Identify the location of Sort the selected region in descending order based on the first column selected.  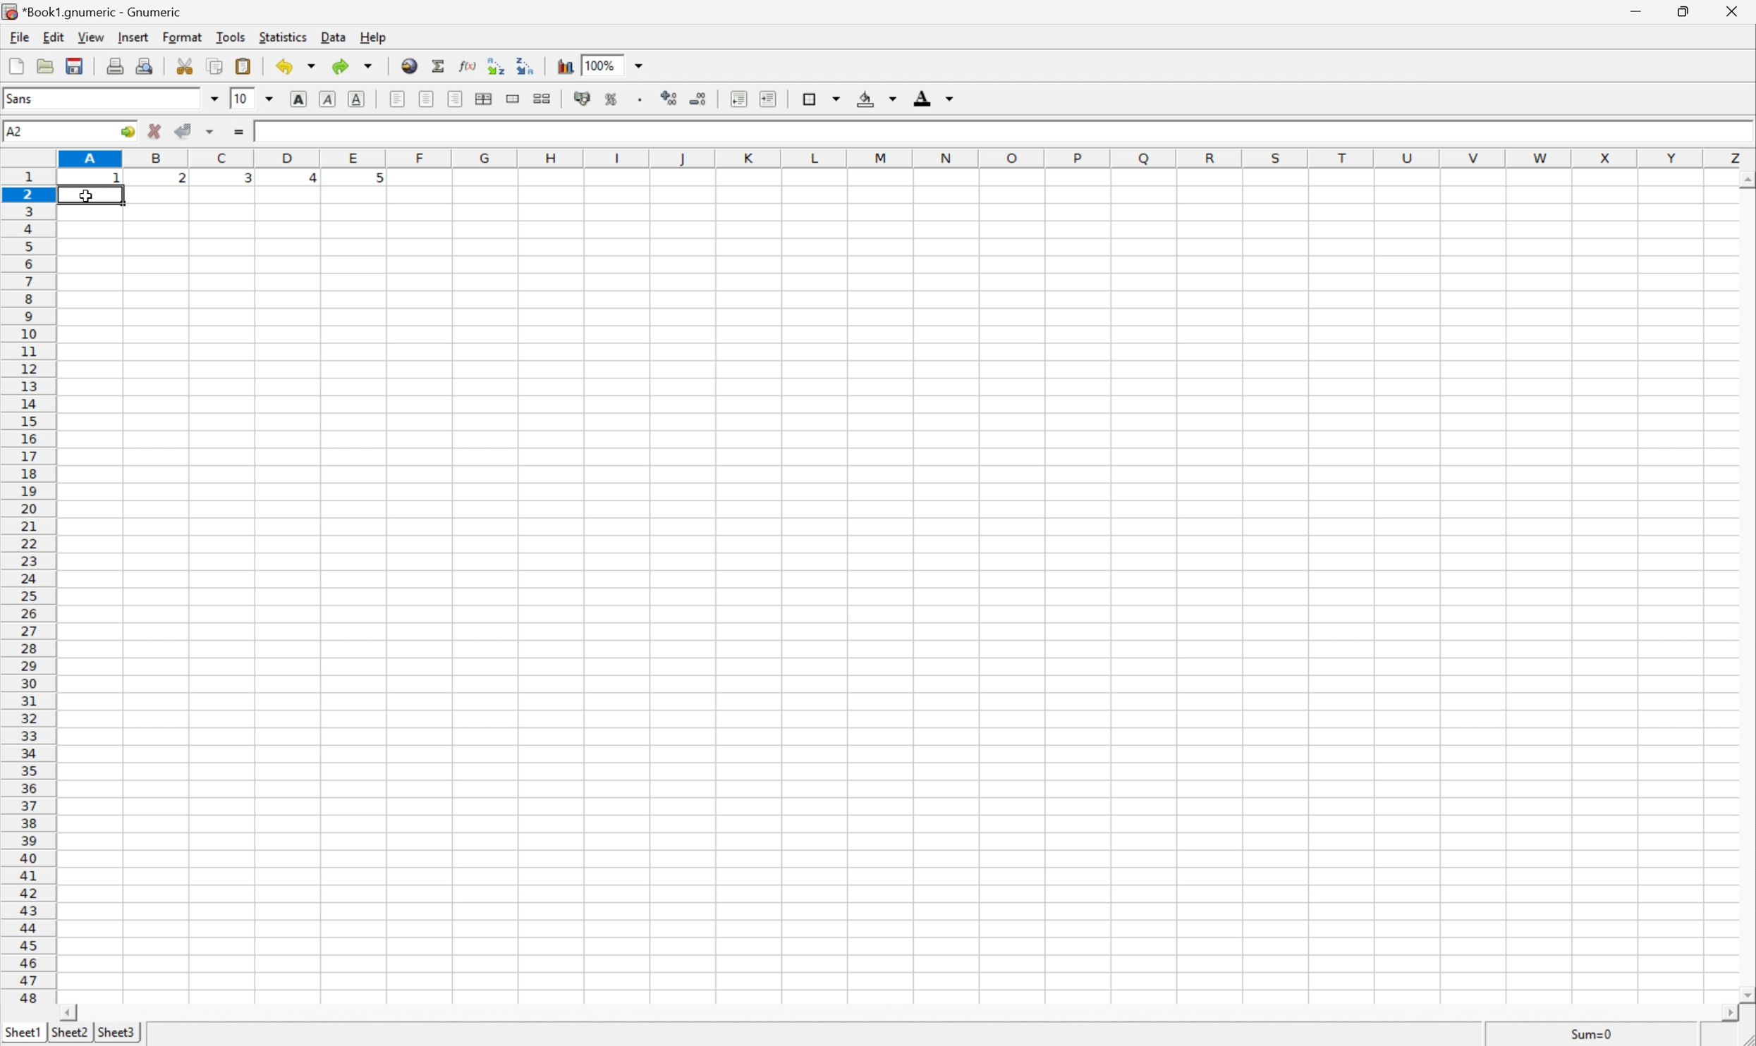
(526, 66).